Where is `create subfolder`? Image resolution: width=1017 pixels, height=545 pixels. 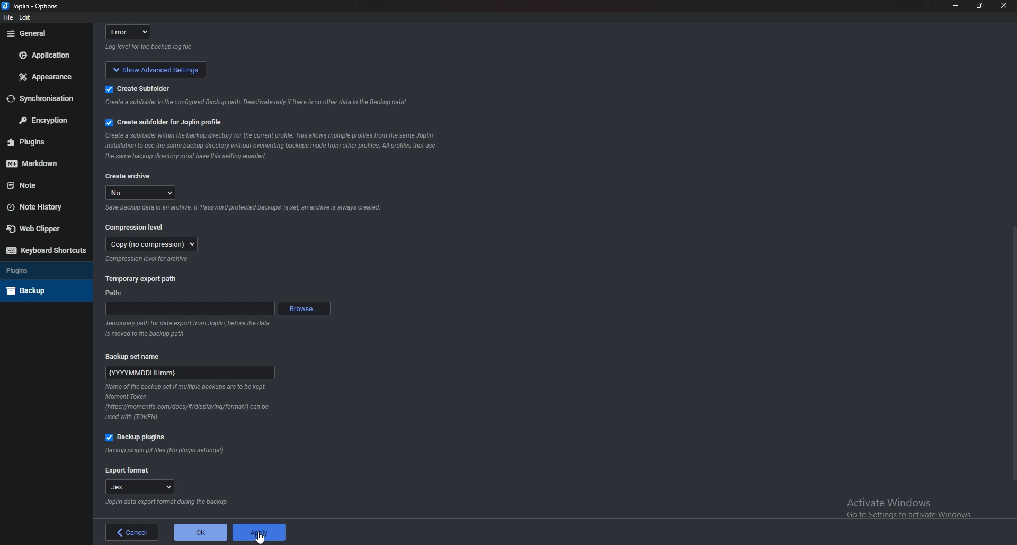
create subfolder is located at coordinates (152, 88).